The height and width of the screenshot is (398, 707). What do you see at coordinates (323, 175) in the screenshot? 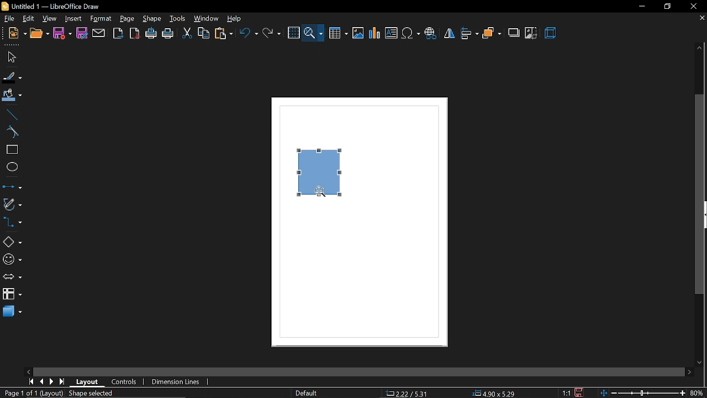
I see `Current shape` at bounding box center [323, 175].